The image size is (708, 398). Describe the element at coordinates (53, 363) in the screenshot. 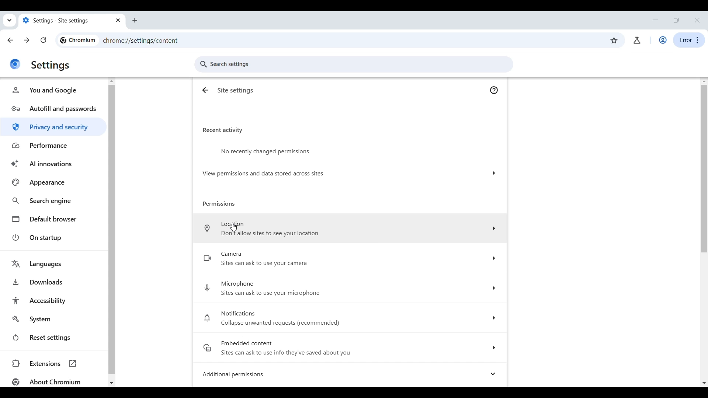

I see `extensions` at that location.